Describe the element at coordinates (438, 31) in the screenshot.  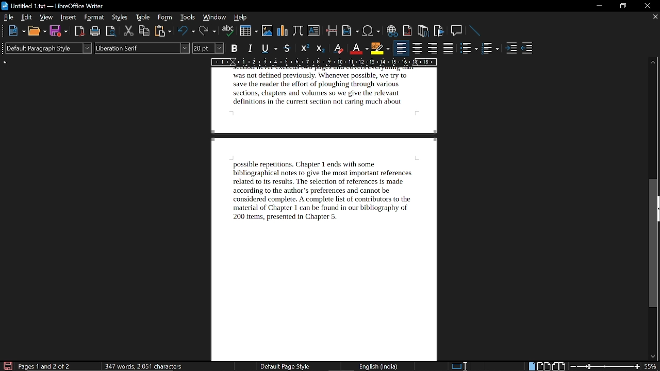
I see `insert bibliography` at that location.